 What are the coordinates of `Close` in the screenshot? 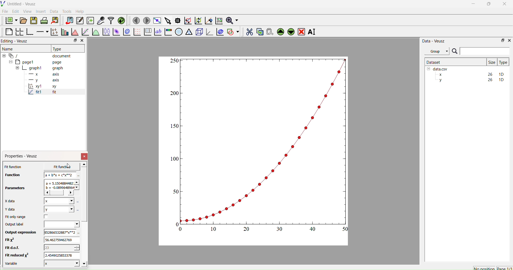 It's located at (509, 40).